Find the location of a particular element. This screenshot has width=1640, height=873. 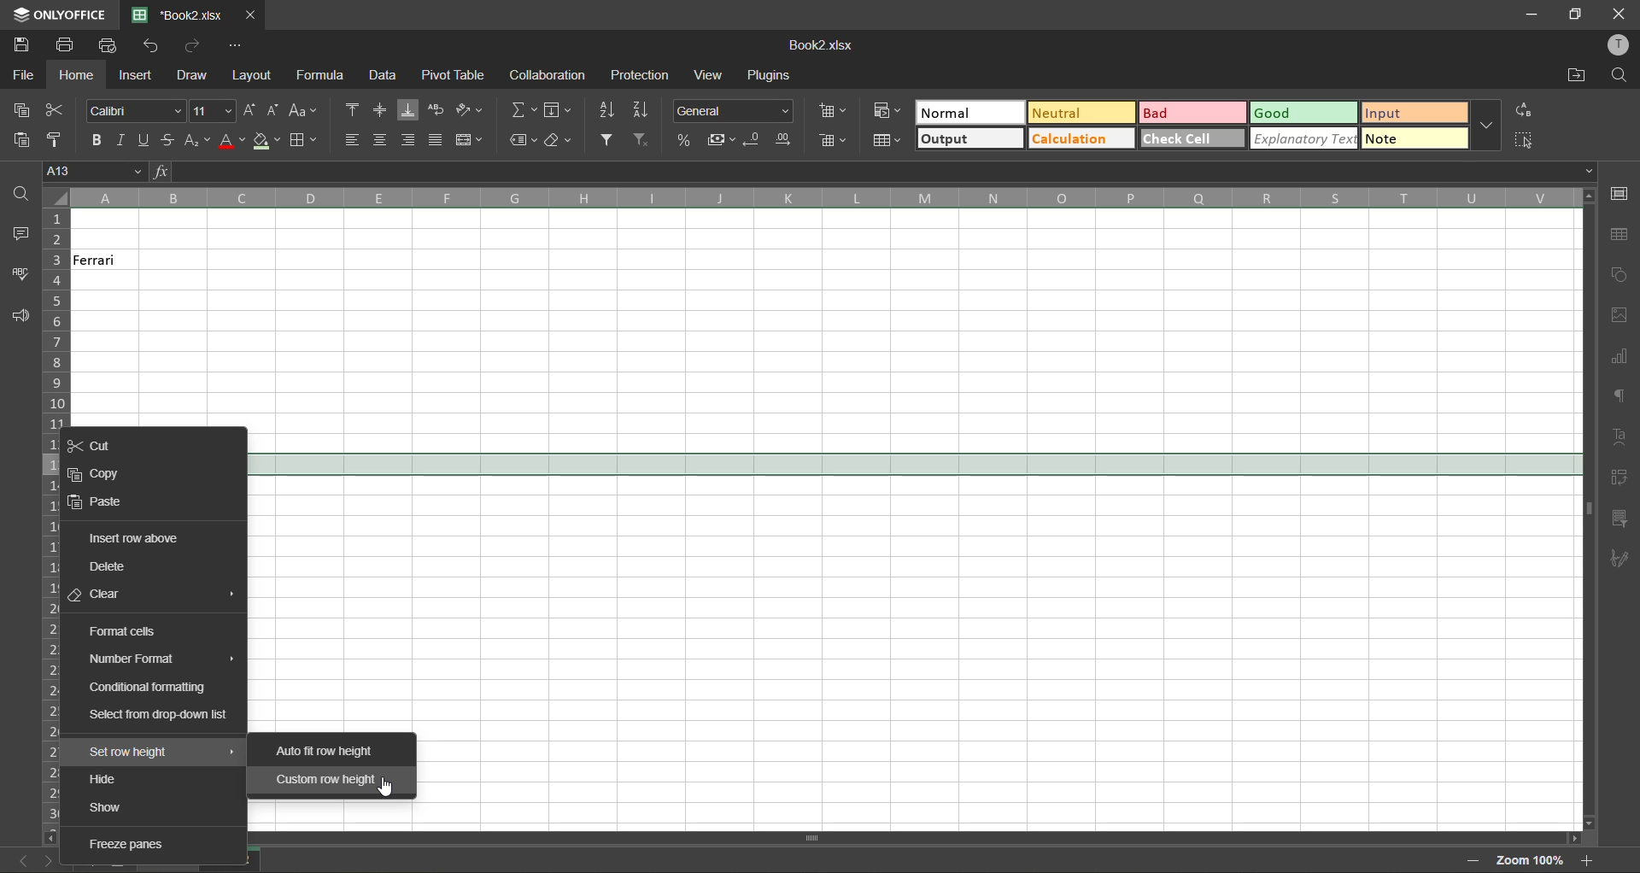

zoom out is located at coordinates (1467, 859).